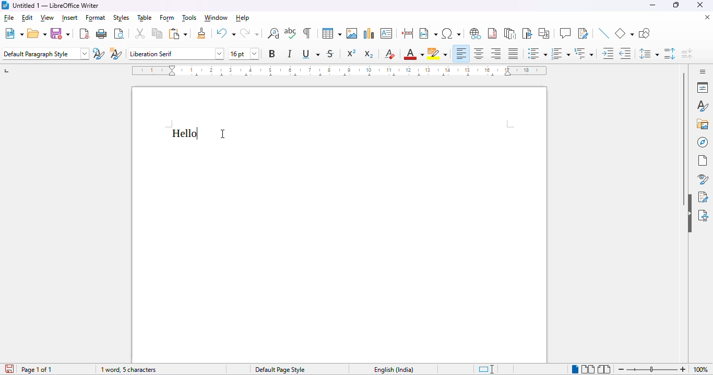 The height and width of the screenshot is (375, 713). What do you see at coordinates (140, 34) in the screenshot?
I see `cut` at bounding box center [140, 34].